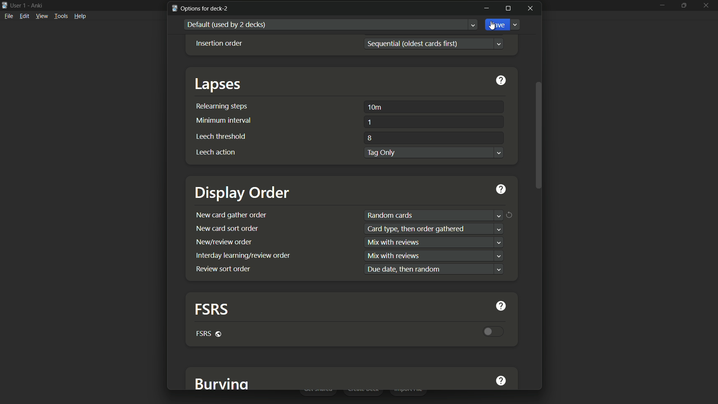 This screenshot has height=404, width=718. What do you see at coordinates (42, 16) in the screenshot?
I see `view menu` at bounding box center [42, 16].